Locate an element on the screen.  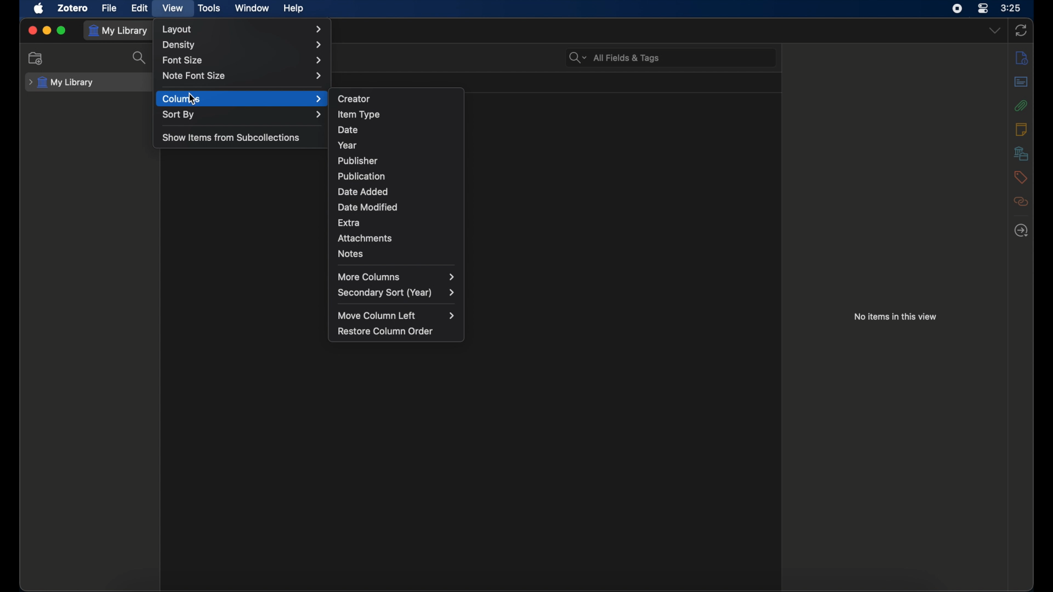
zotero is located at coordinates (73, 8).